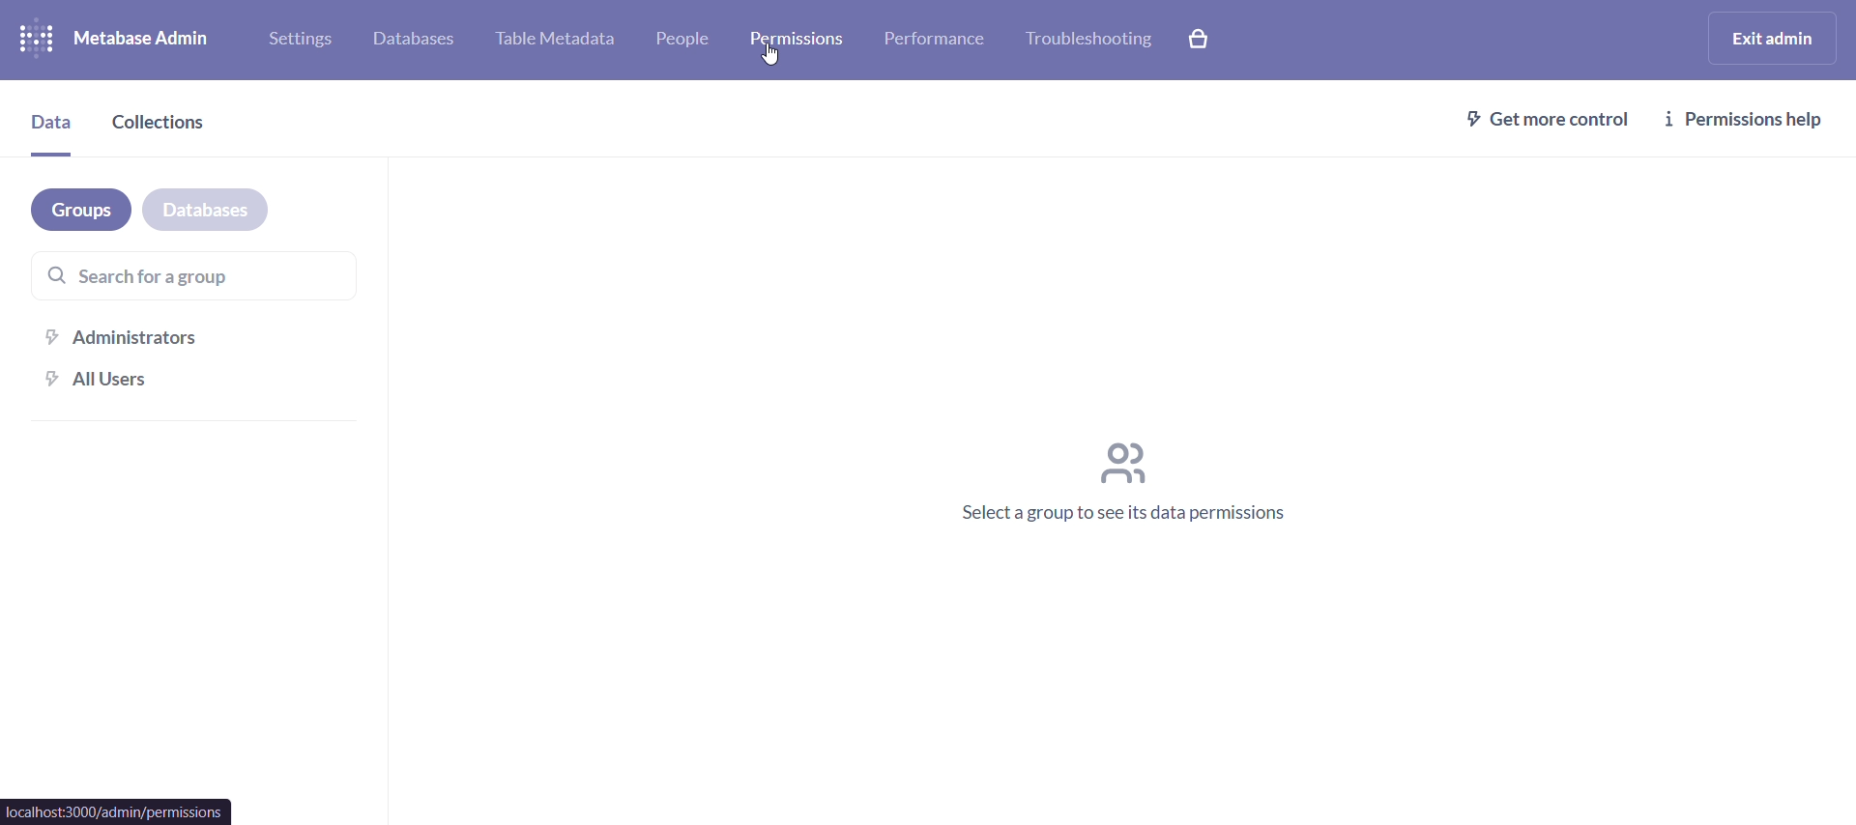 The image size is (1856, 825). What do you see at coordinates (206, 210) in the screenshot?
I see `database` at bounding box center [206, 210].